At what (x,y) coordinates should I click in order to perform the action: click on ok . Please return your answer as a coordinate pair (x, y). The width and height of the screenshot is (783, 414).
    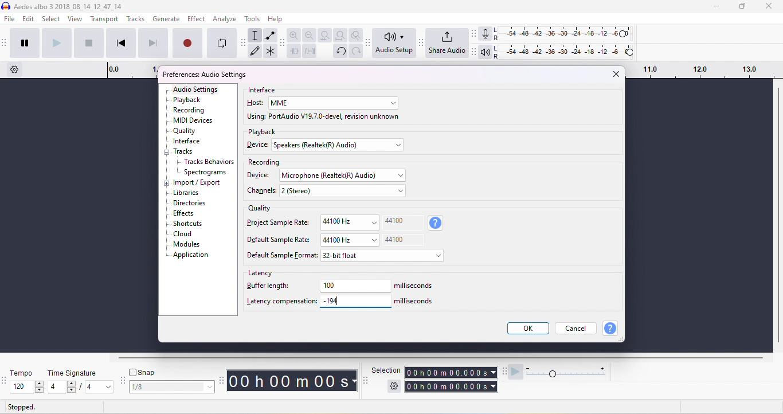
    Looking at the image, I should click on (527, 328).